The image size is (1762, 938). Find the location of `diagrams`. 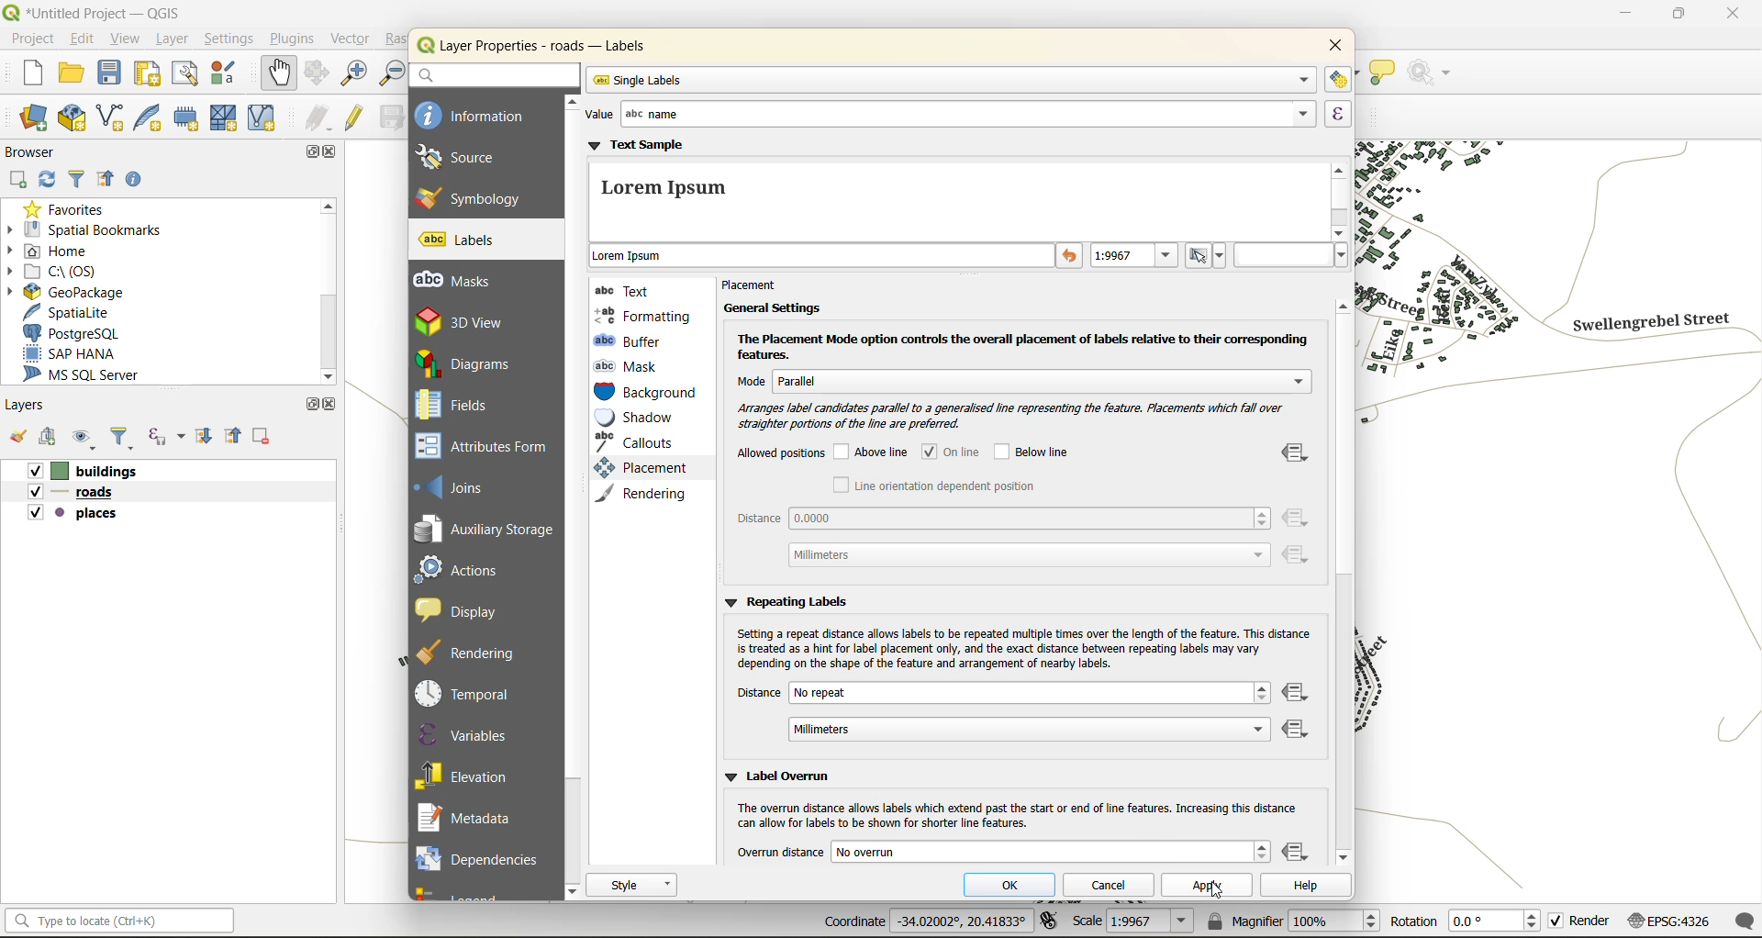

diagrams is located at coordinates (474, 363).